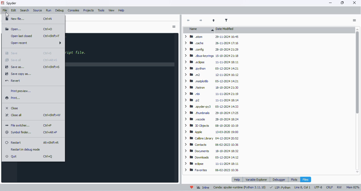 The height and width of the screenshot is (191, 361). Describe the element at coordinates (59, 11) in the screenshot. I see `debug` at that location.